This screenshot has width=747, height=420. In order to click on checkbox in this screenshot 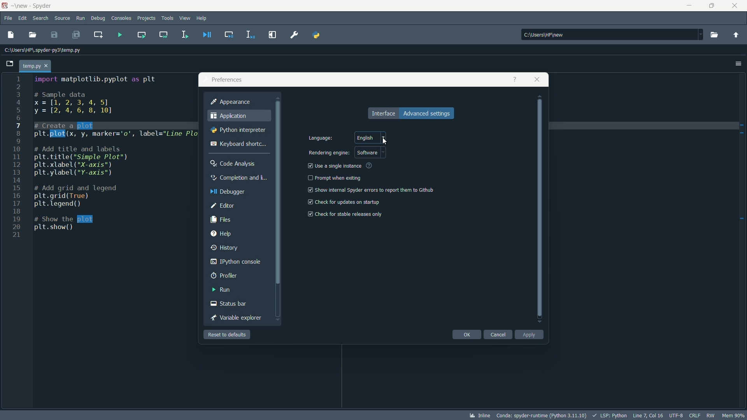, I will do `click(309, 214)`.